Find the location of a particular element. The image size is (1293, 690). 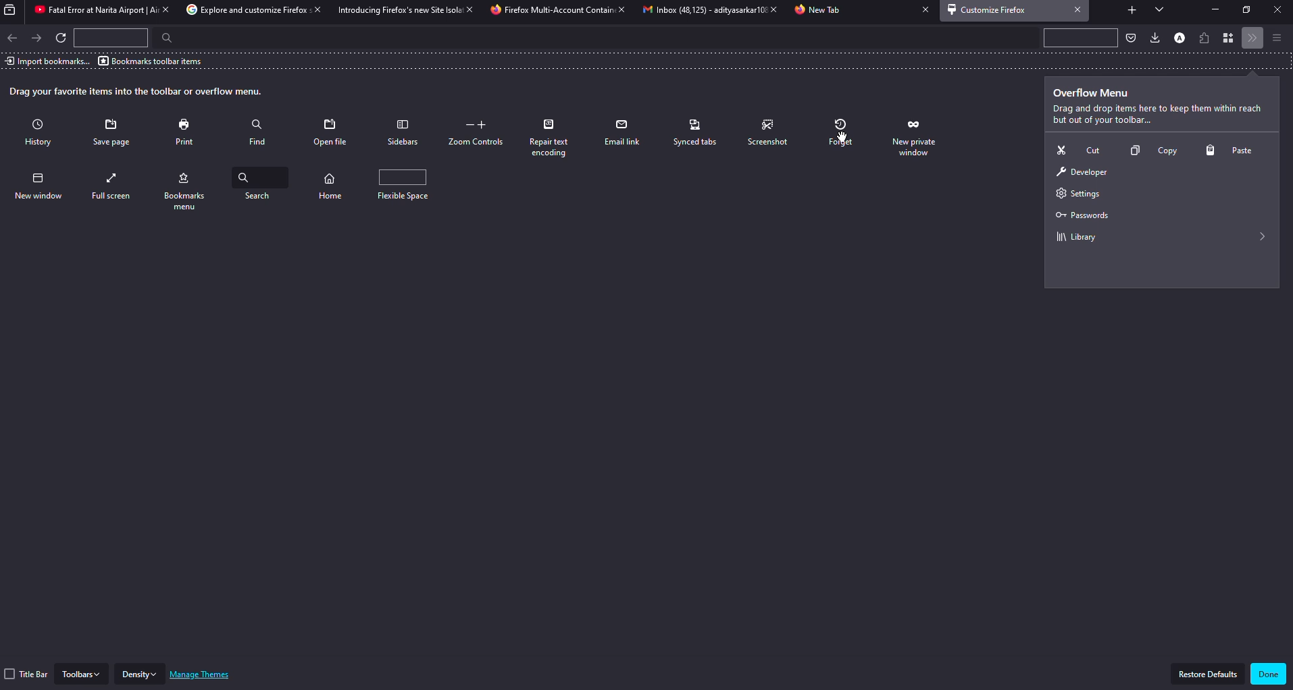

sidebars is located at coordinates (402, 132).